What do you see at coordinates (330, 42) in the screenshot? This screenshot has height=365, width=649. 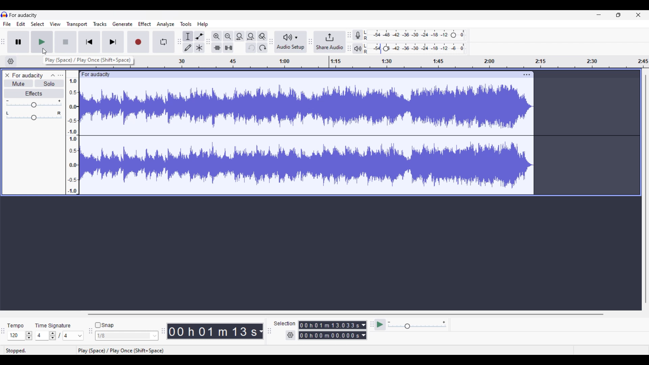 I see `Share audio` at bounding box center [330, 42].